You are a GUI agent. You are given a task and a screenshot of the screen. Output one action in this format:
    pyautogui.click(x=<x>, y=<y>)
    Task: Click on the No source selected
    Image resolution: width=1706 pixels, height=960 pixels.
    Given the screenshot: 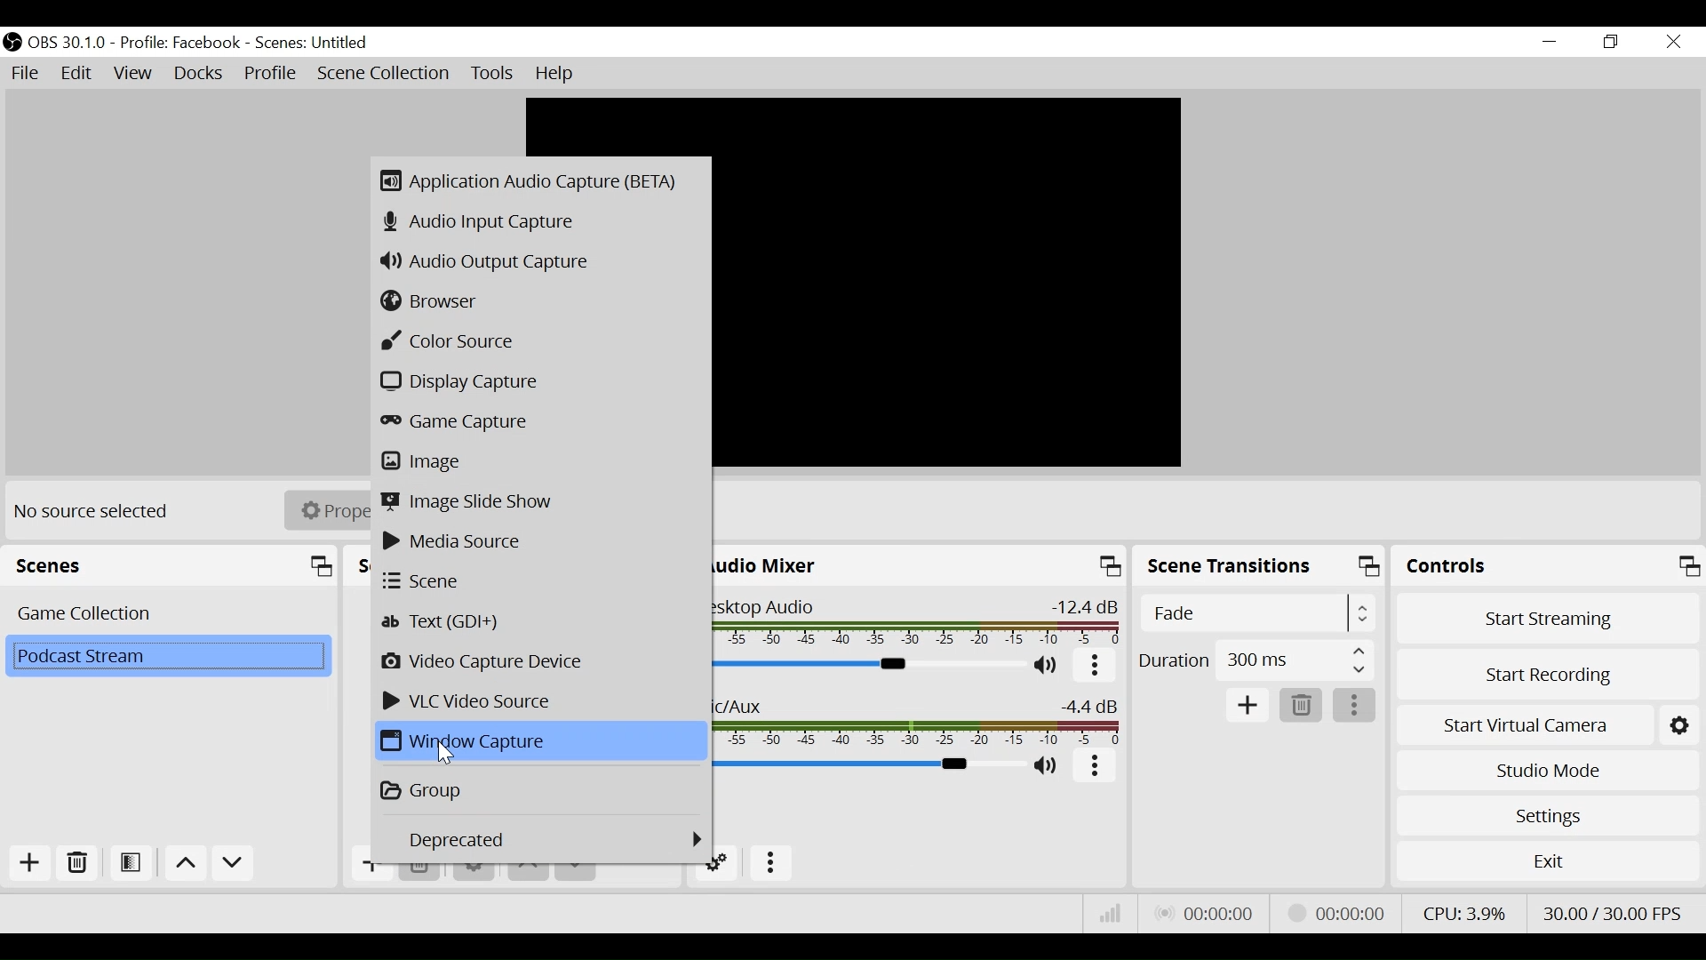 What is the action you would take?
    pyautogui.click(x=103, y=510)
    